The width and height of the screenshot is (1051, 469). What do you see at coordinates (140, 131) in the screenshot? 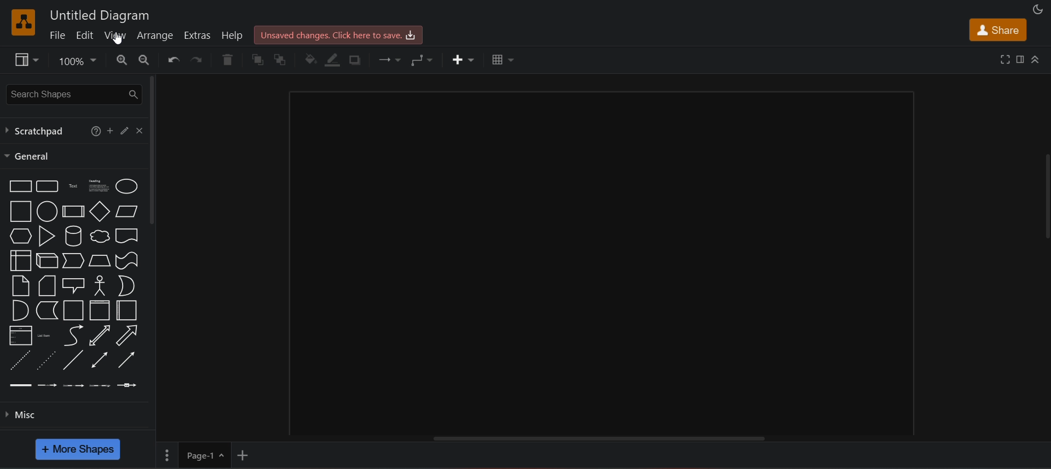
I see `close` at bounding box center [140, 131].